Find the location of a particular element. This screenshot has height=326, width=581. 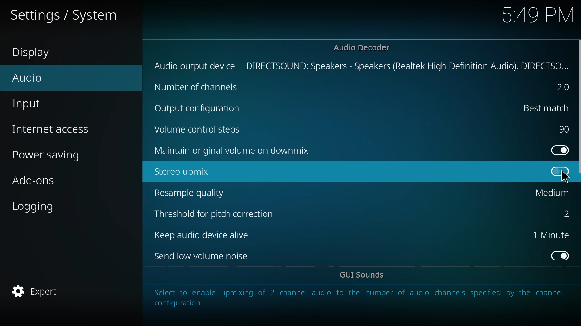

enabled is located at coordinates (560, 150).